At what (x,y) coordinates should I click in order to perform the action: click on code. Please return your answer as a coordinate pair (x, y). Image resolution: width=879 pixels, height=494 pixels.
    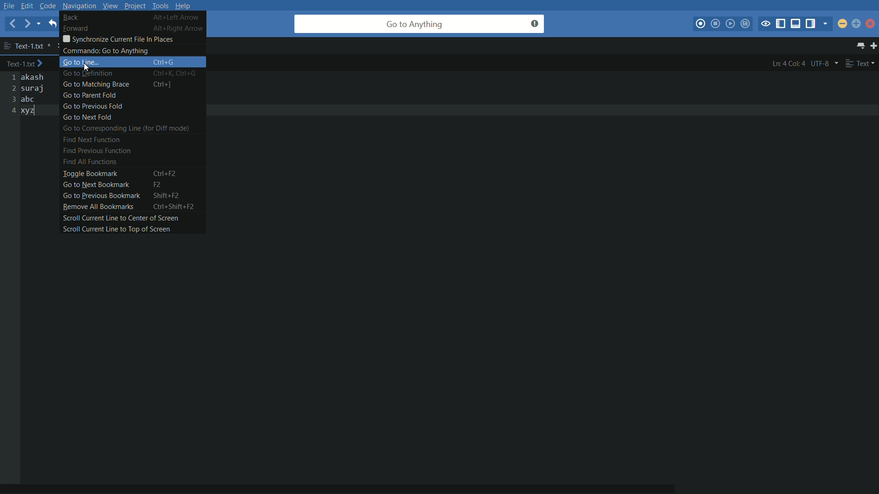
    Looking at the image, I should click on (48, 5).